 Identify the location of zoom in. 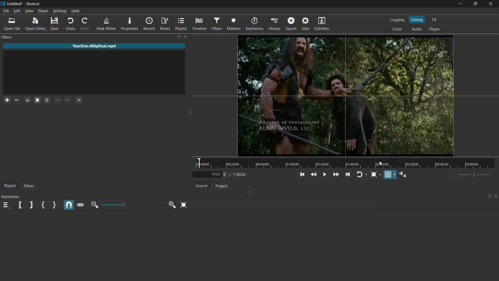
(171, 205).